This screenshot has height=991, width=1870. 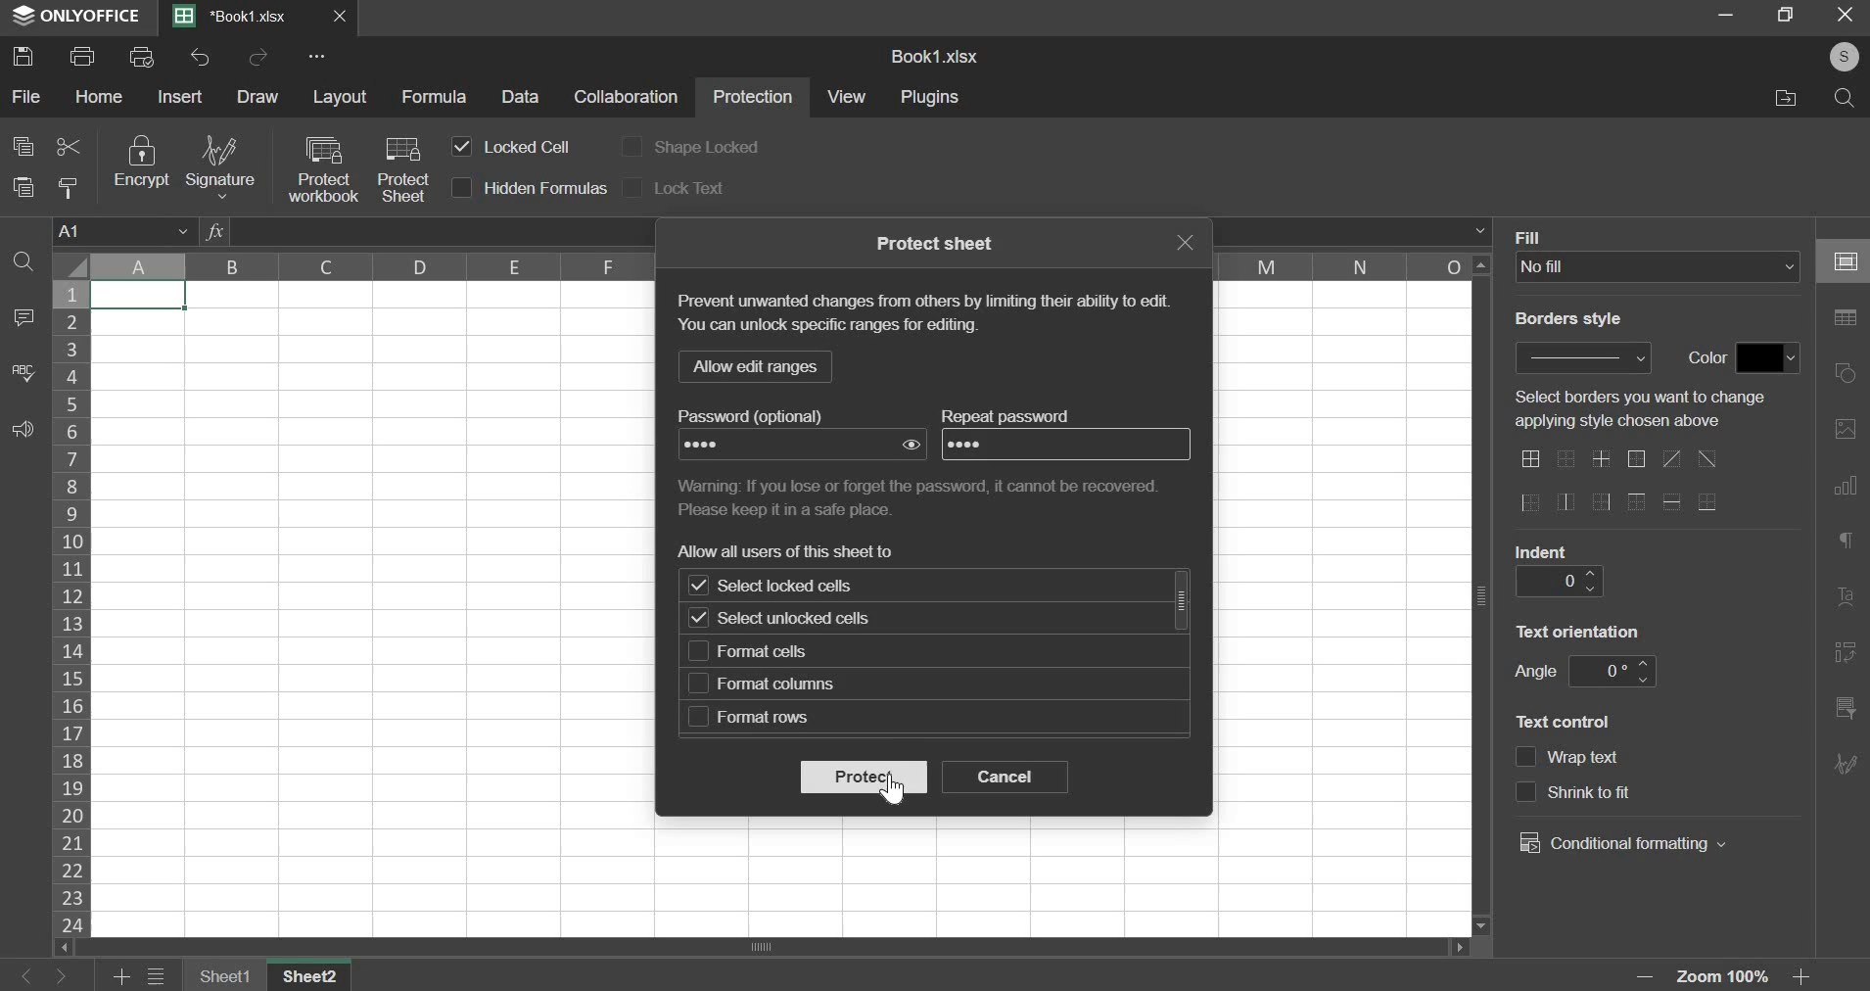 What do you see at coordinates (140, 163) in the screenshot?
I see `encrypt` at bounding box center [140, 163].